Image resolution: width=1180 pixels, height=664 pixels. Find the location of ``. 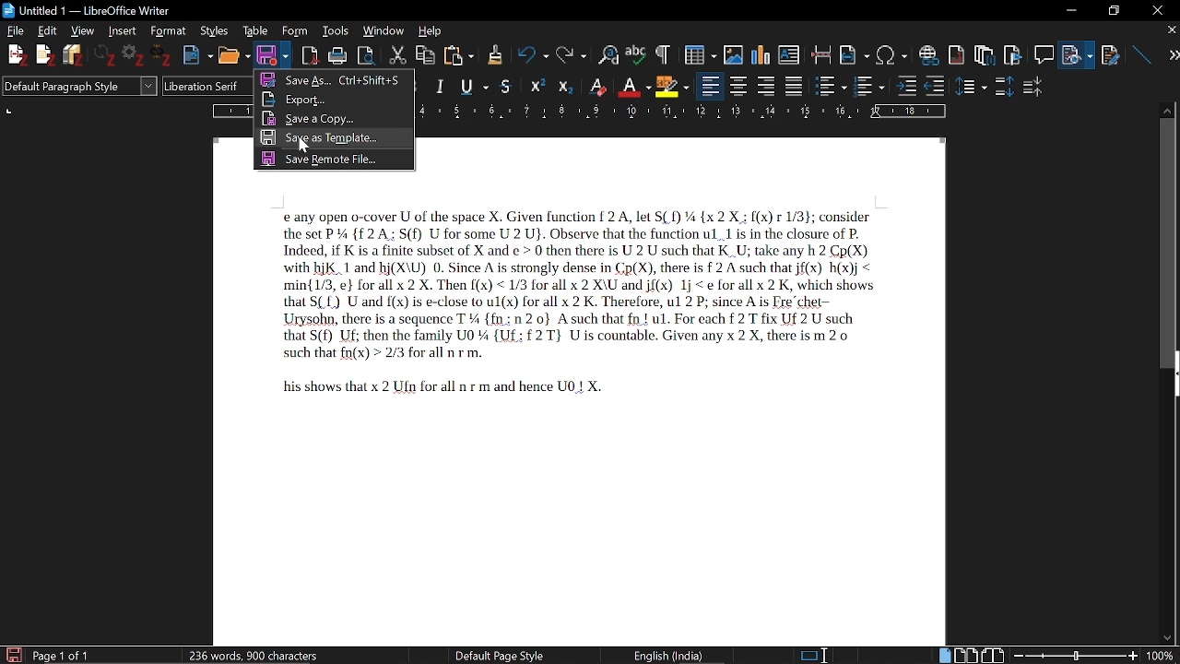

 is located at coordinates (565, 86).